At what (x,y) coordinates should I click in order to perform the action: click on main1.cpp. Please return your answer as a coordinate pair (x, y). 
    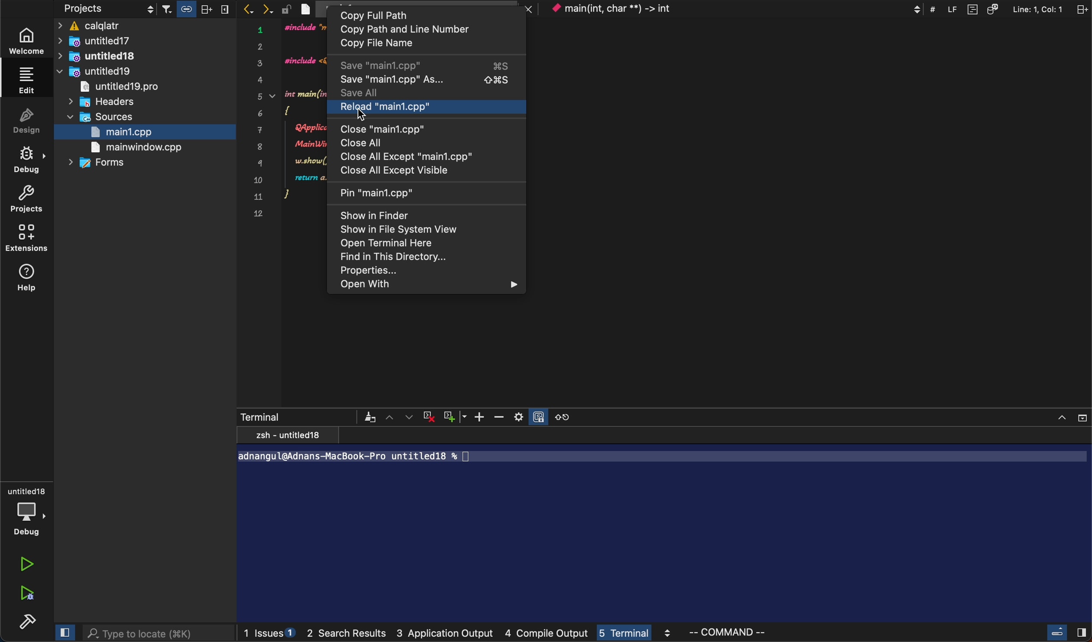
    Looking at the image, I should click on (141, 133).